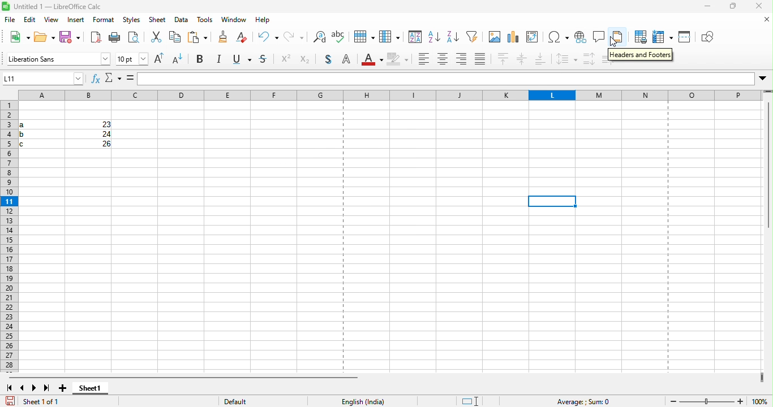 This screenshot has height=407, width=773. Describe the element at coordinates (637, 37) in the screenshot. I see `print area` at that location.